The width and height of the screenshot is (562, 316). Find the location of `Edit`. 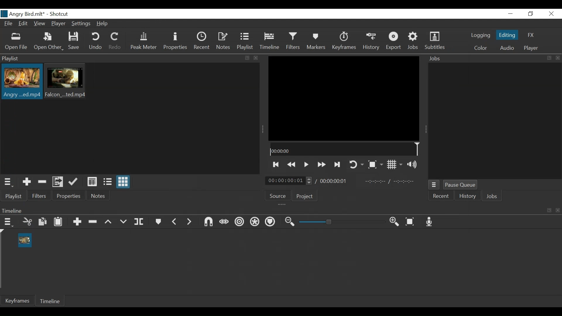

Edit is located at coordinates (24, 24).